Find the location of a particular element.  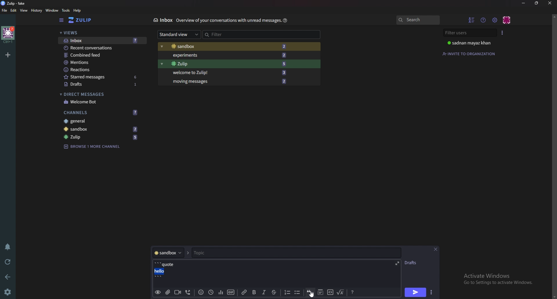

Standard view is located at coordinates (179, 35).